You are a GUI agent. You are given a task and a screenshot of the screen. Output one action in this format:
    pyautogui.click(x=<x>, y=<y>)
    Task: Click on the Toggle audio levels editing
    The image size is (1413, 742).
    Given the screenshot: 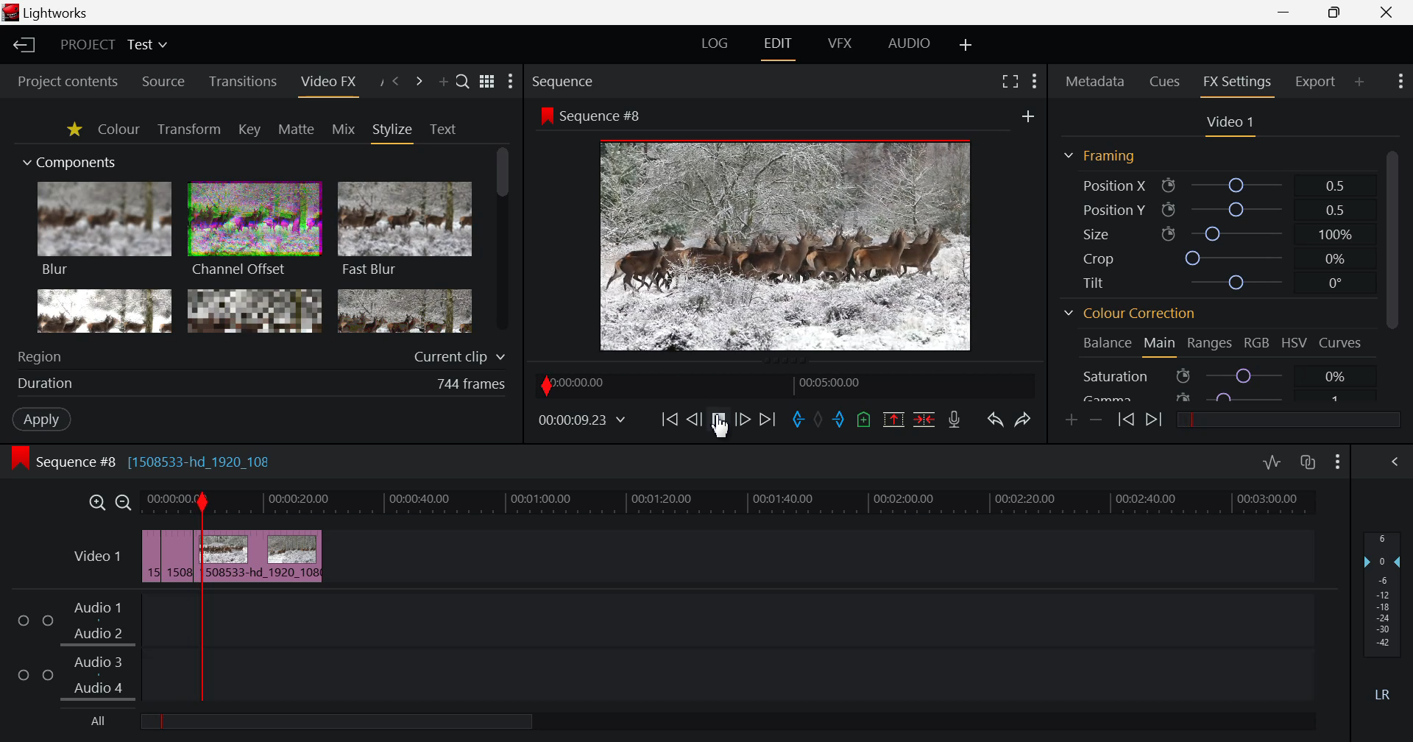 What is the action you would take?
    pyautogui.click(x=1272, y=462)
    